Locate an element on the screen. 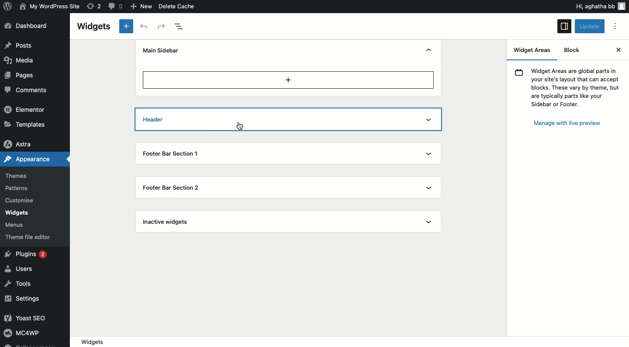 The width and height of the screenshot is (629, 347). Media is located at coordinates (20, 59).